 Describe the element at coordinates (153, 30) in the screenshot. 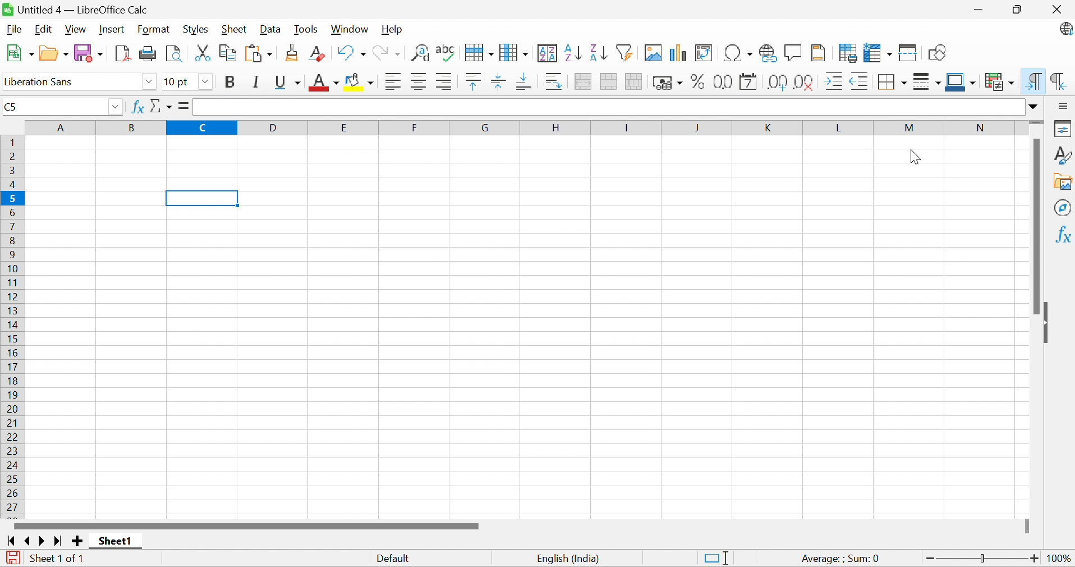

I see `Format` at that location.